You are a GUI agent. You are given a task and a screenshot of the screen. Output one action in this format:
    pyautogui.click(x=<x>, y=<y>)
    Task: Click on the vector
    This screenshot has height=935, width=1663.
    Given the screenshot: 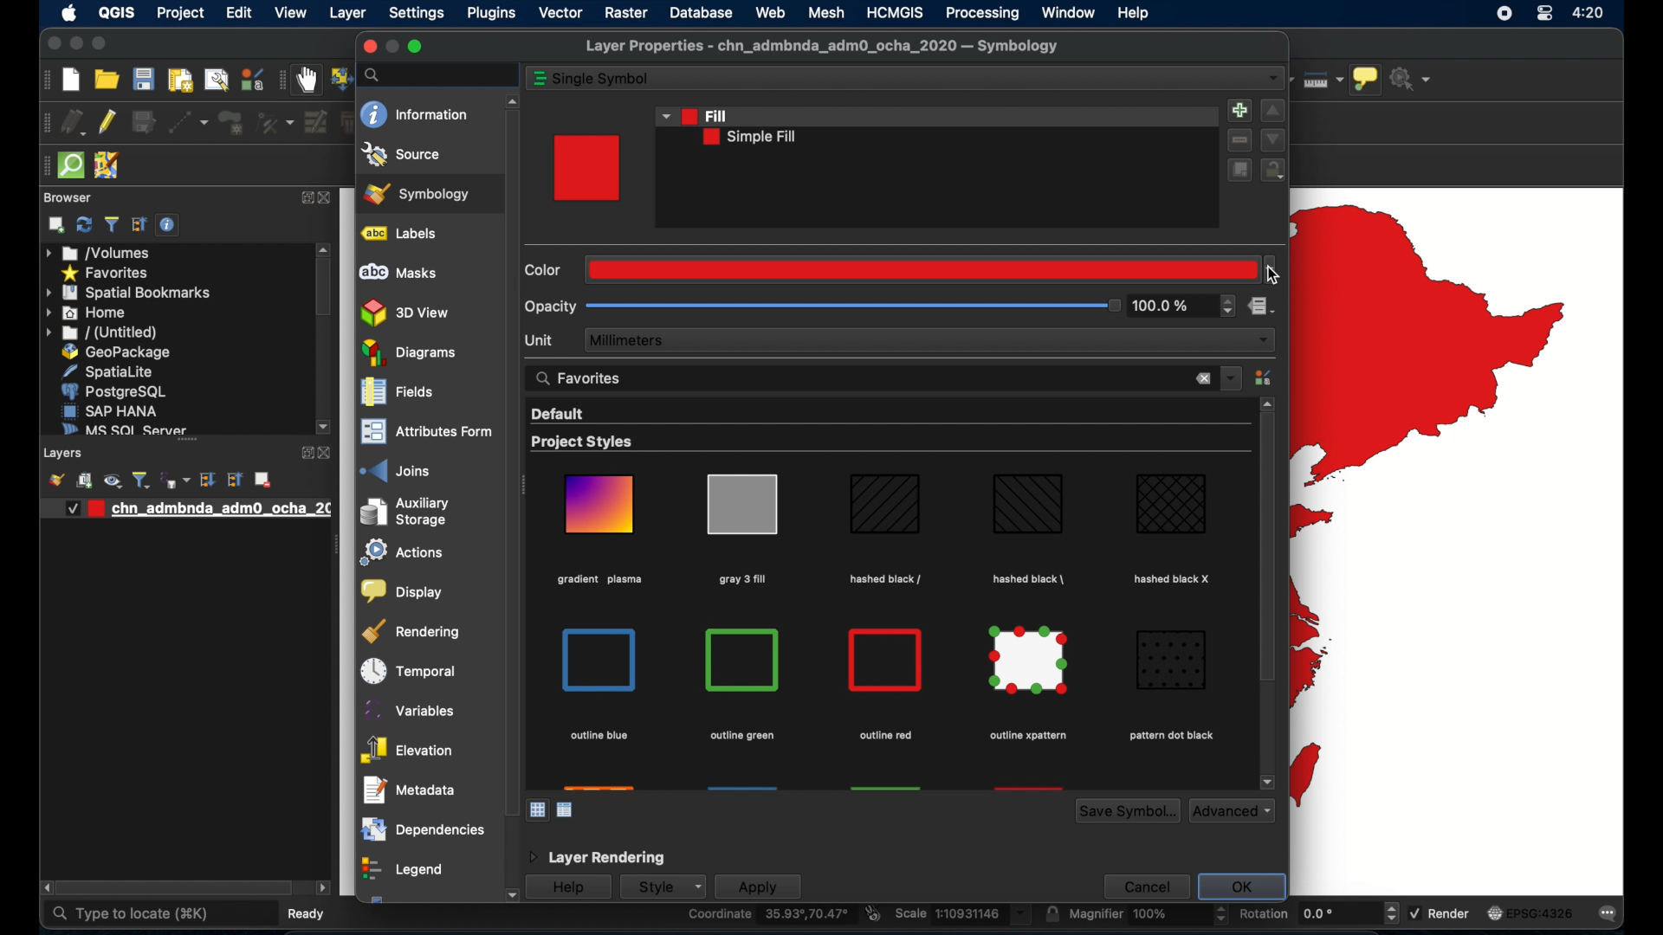 What is the action you would take?
    pyautogui.click(x=561, y=13)
    